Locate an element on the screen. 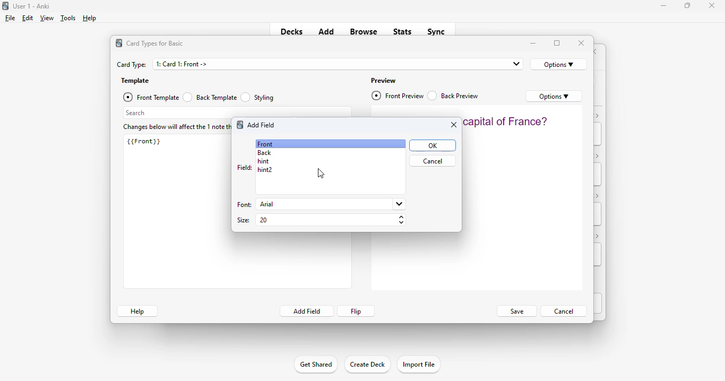  field: is located at coordinates (244, 167).